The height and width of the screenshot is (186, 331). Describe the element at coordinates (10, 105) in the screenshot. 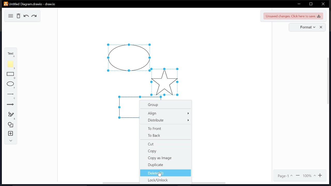

I see `arrows` at that location.